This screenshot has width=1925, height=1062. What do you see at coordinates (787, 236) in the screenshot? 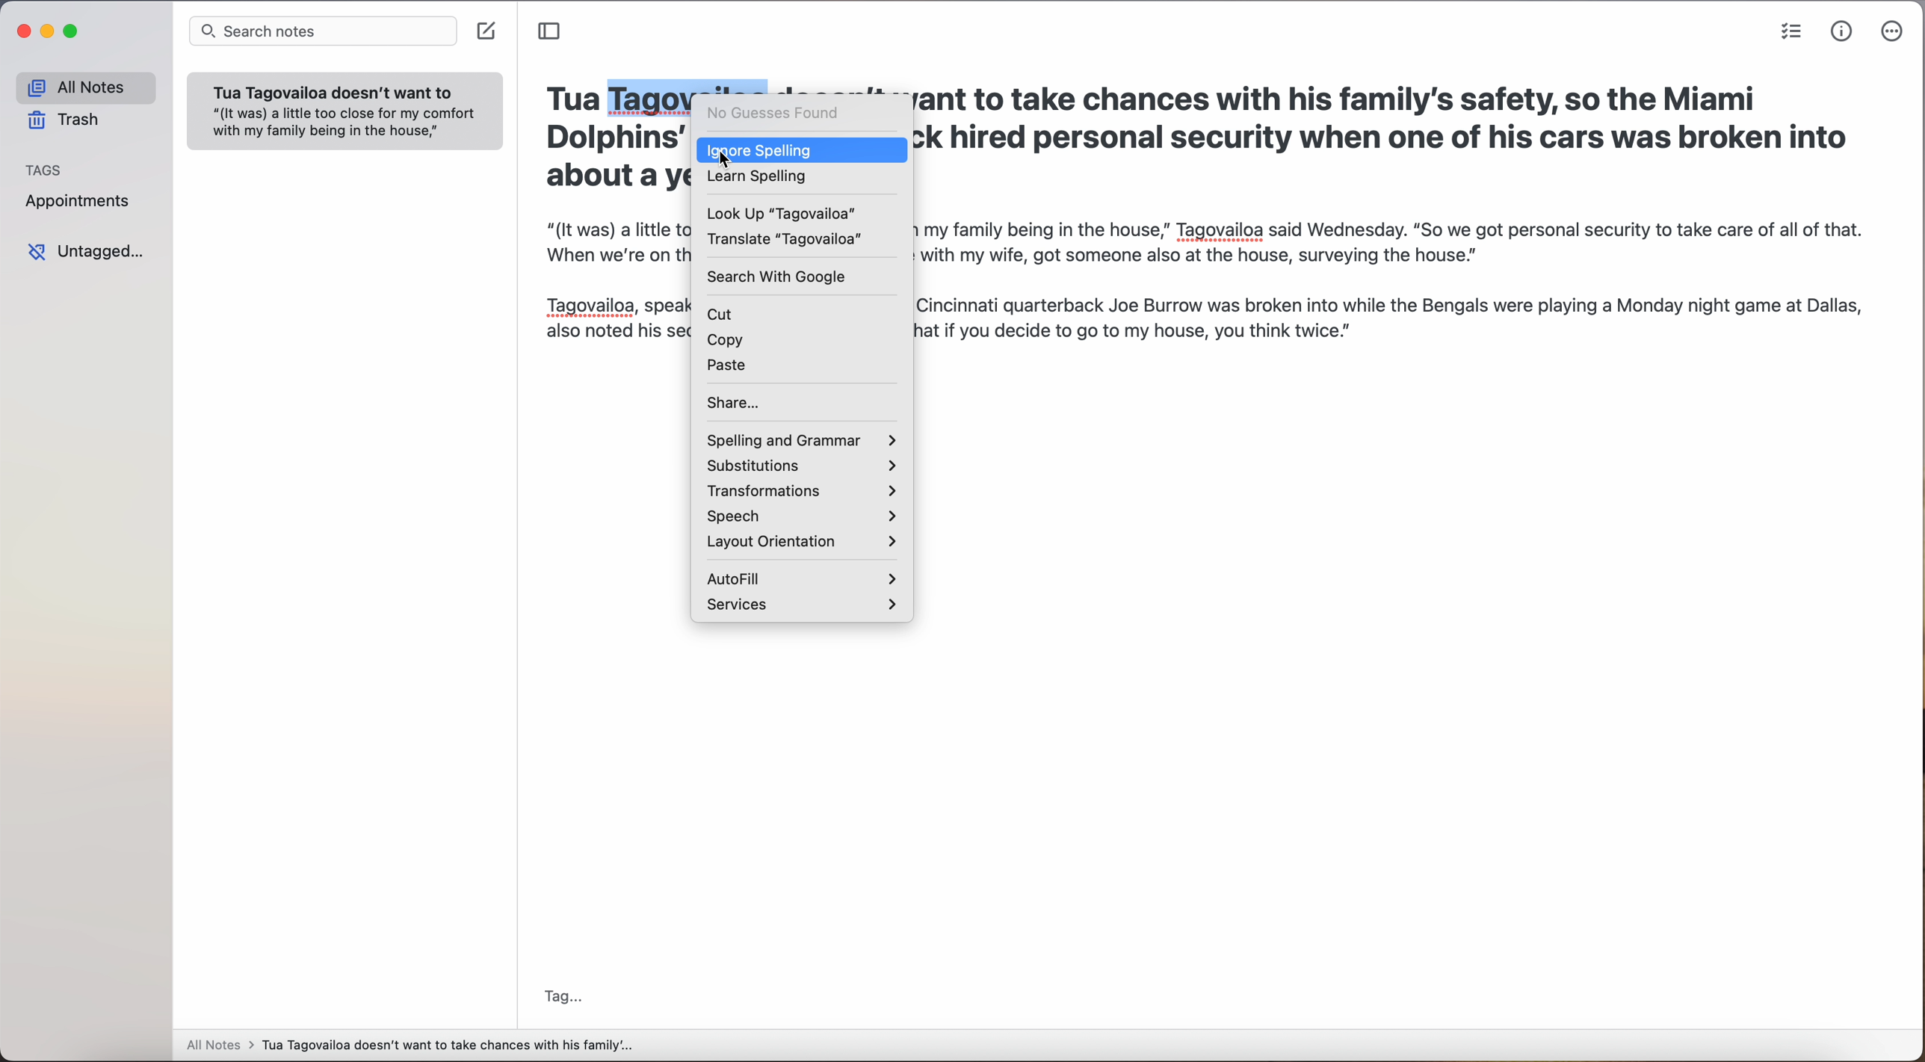
I see `translate Tagovailoa` at bounding box center [787, 236].